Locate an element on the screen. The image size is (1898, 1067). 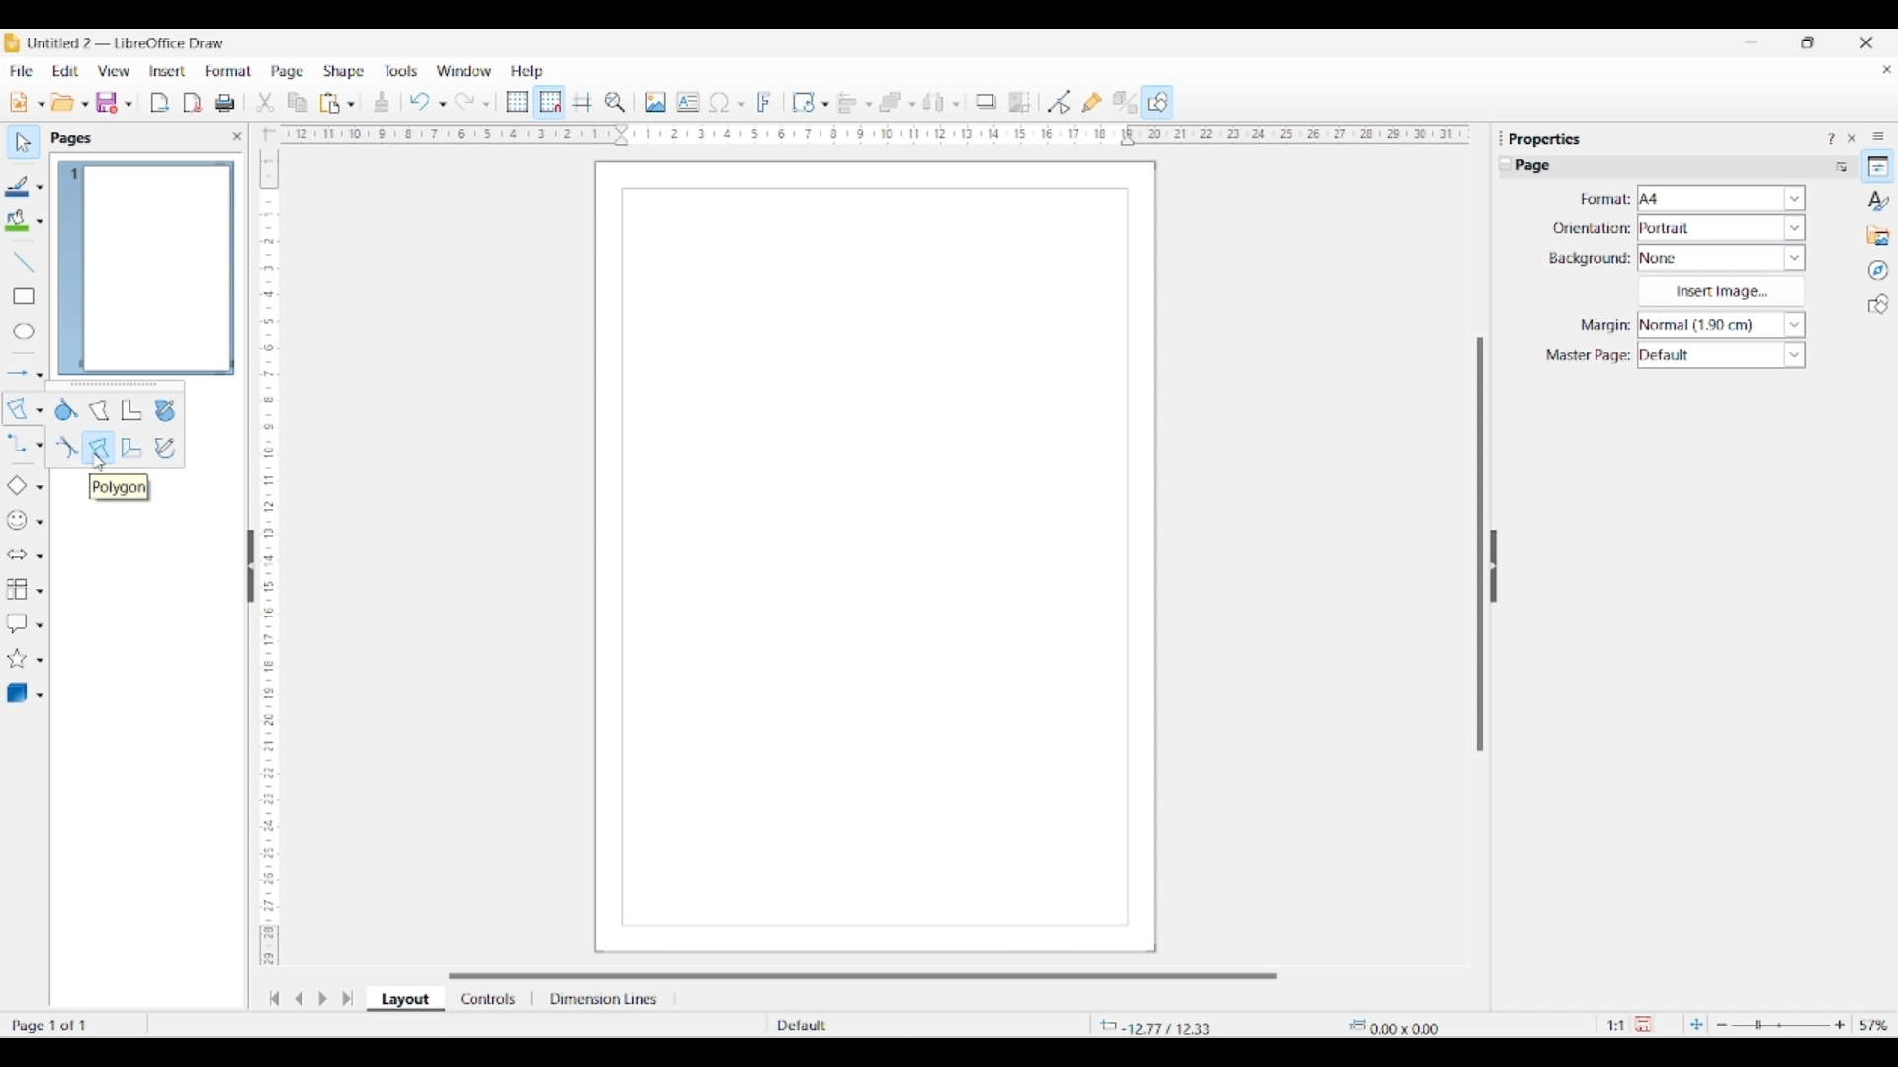
Clone formatting is located at coordinates (382, 102).